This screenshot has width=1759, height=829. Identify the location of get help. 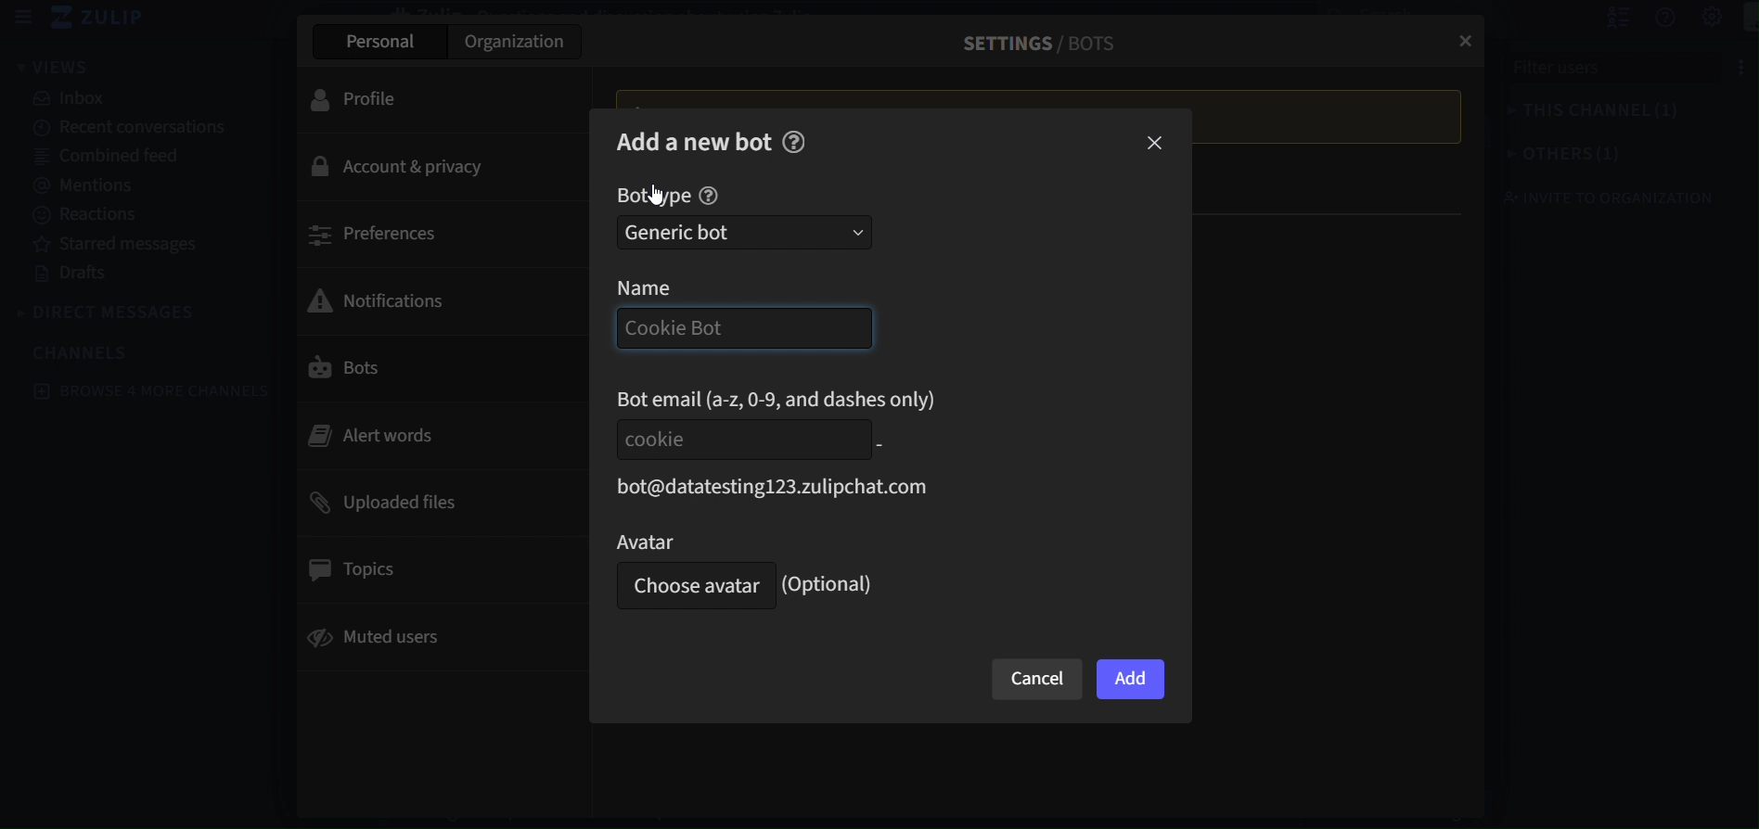
(1645, 19).